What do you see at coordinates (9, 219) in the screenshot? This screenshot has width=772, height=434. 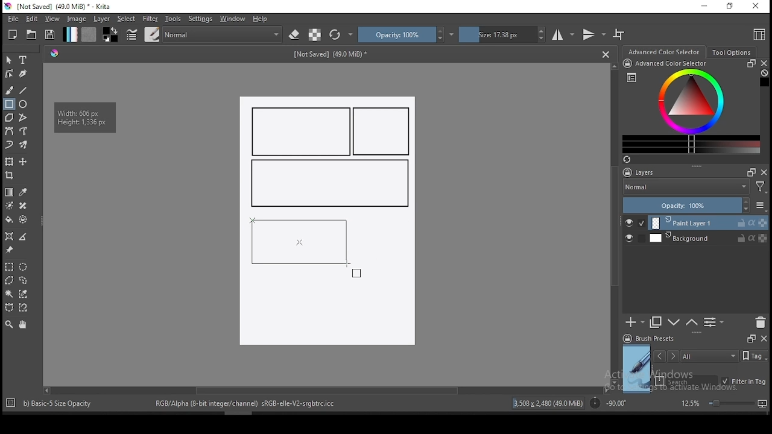 I see `paint bucket tool` at bounding box center [9, 219].